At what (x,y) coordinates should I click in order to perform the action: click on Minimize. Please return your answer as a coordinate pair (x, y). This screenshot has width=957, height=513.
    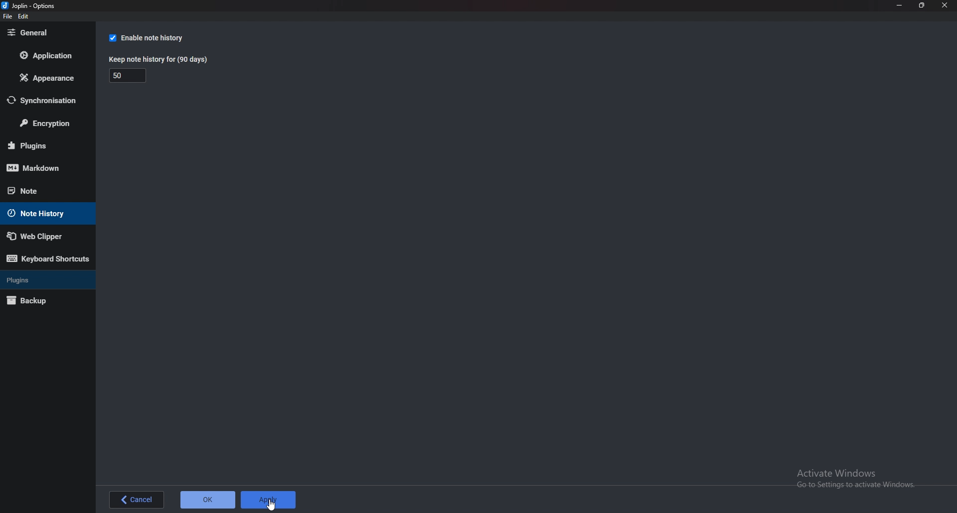
    Looking at the image, I should click on (899, 6).